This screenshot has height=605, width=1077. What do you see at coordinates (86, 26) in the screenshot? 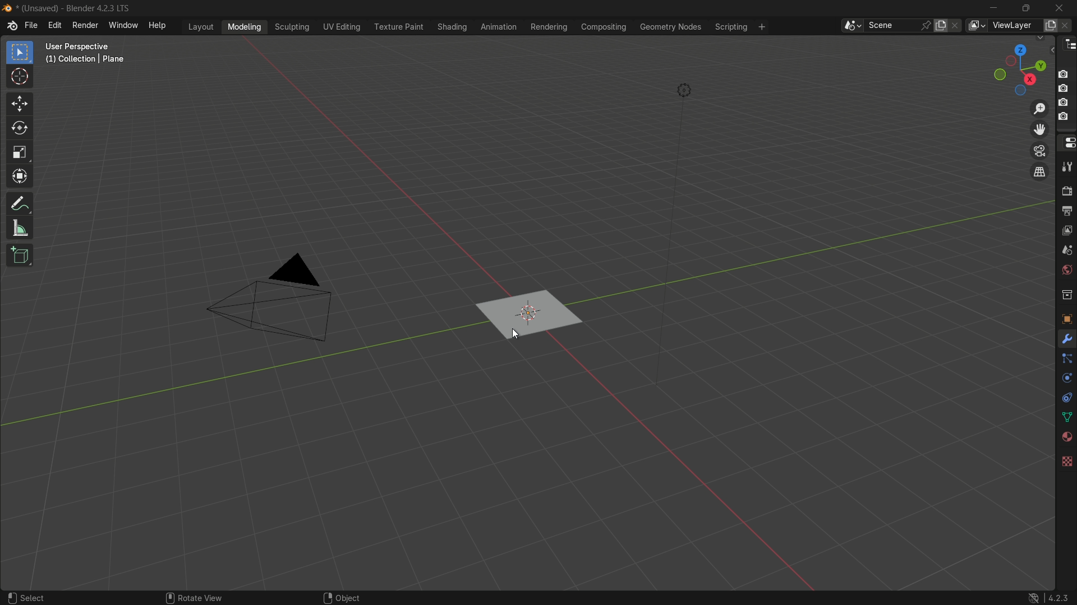
I see `render menu` at bounding box center [86, 26].